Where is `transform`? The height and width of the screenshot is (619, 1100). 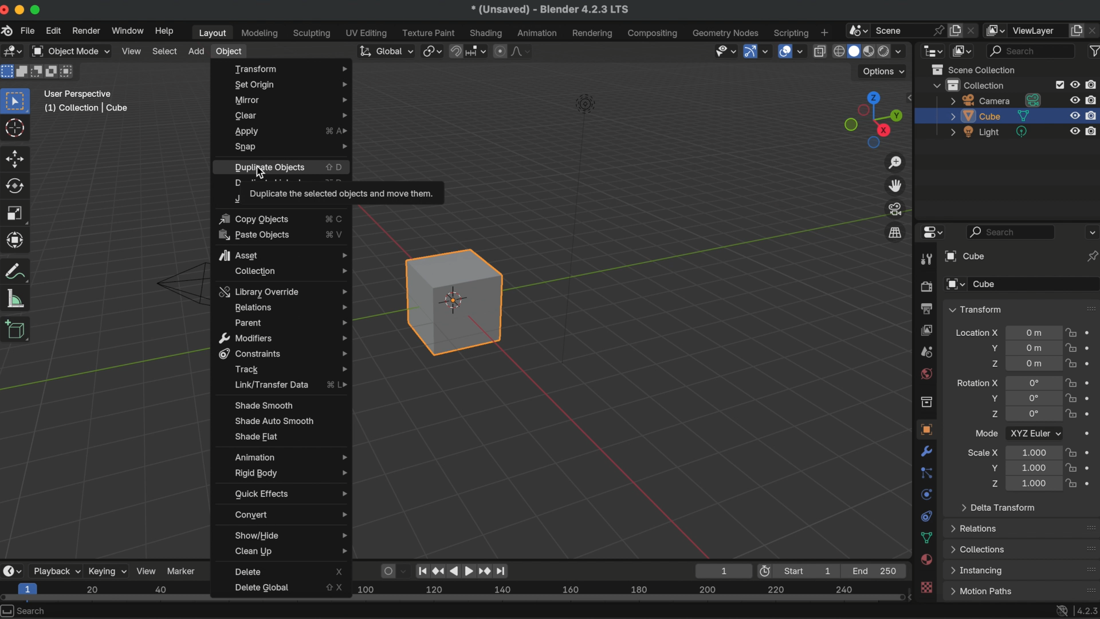
transform is located at coordinates (18, 271).